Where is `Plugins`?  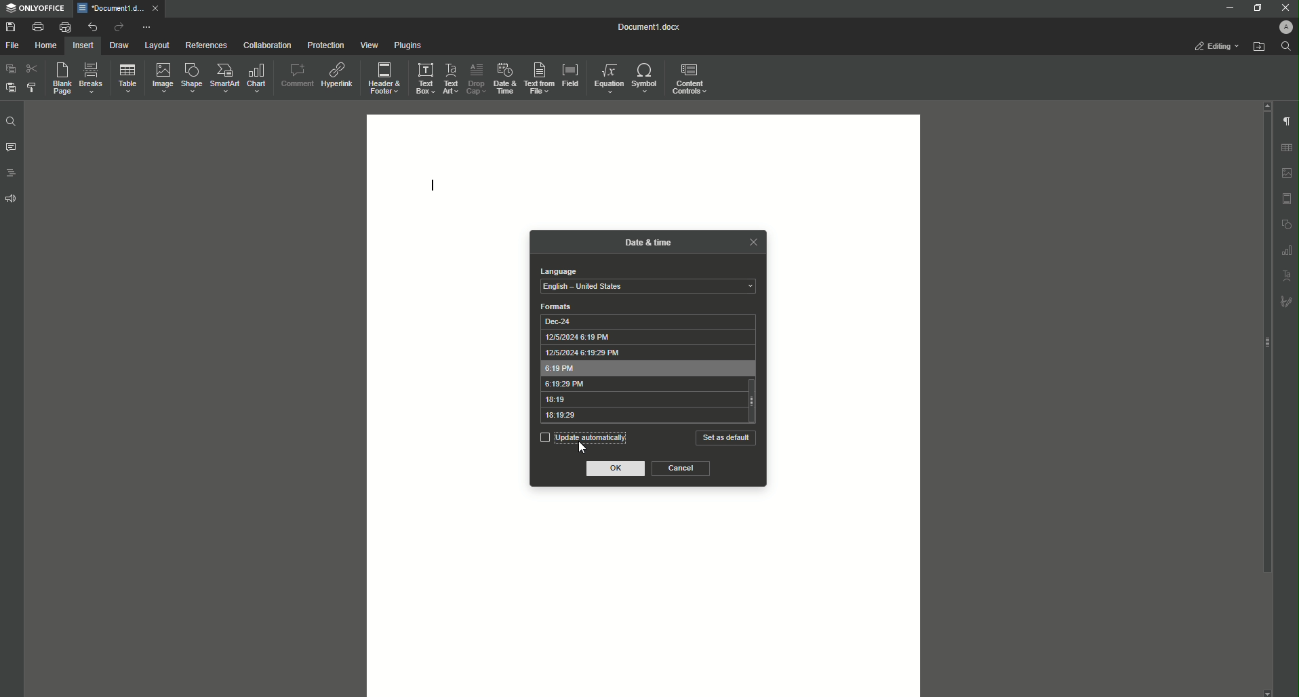
Plugins is located at coordinates (405, 45).